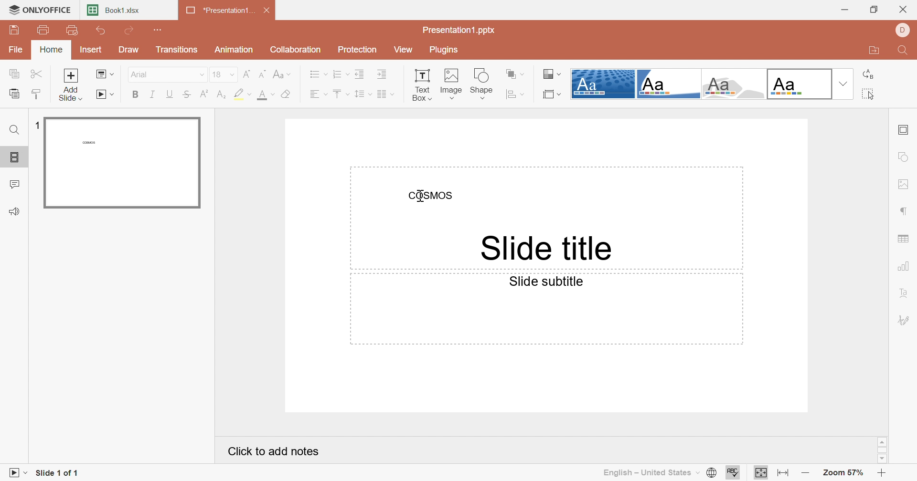 The image size is (917, 481). I want to click on Zoom in, so click(884, 472).